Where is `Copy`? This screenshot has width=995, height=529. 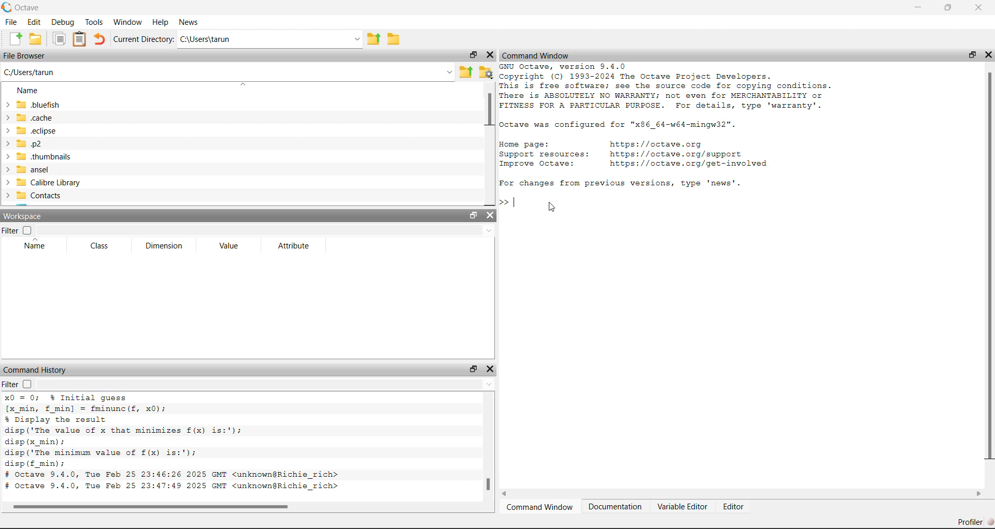
Copy is located at coordinates (60, 40).